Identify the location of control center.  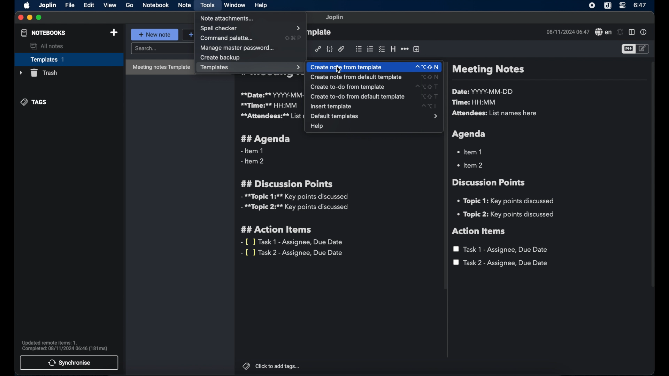
(623, 6).